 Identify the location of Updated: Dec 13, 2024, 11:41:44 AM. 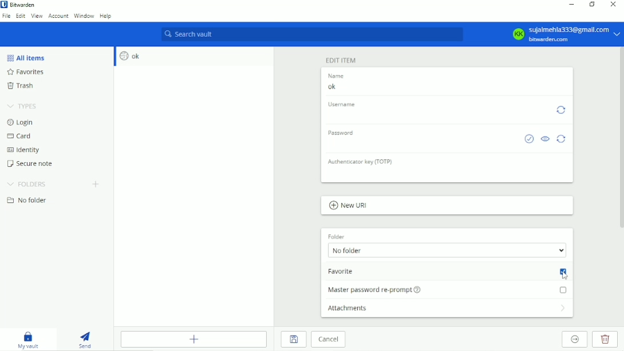
(437, 113).